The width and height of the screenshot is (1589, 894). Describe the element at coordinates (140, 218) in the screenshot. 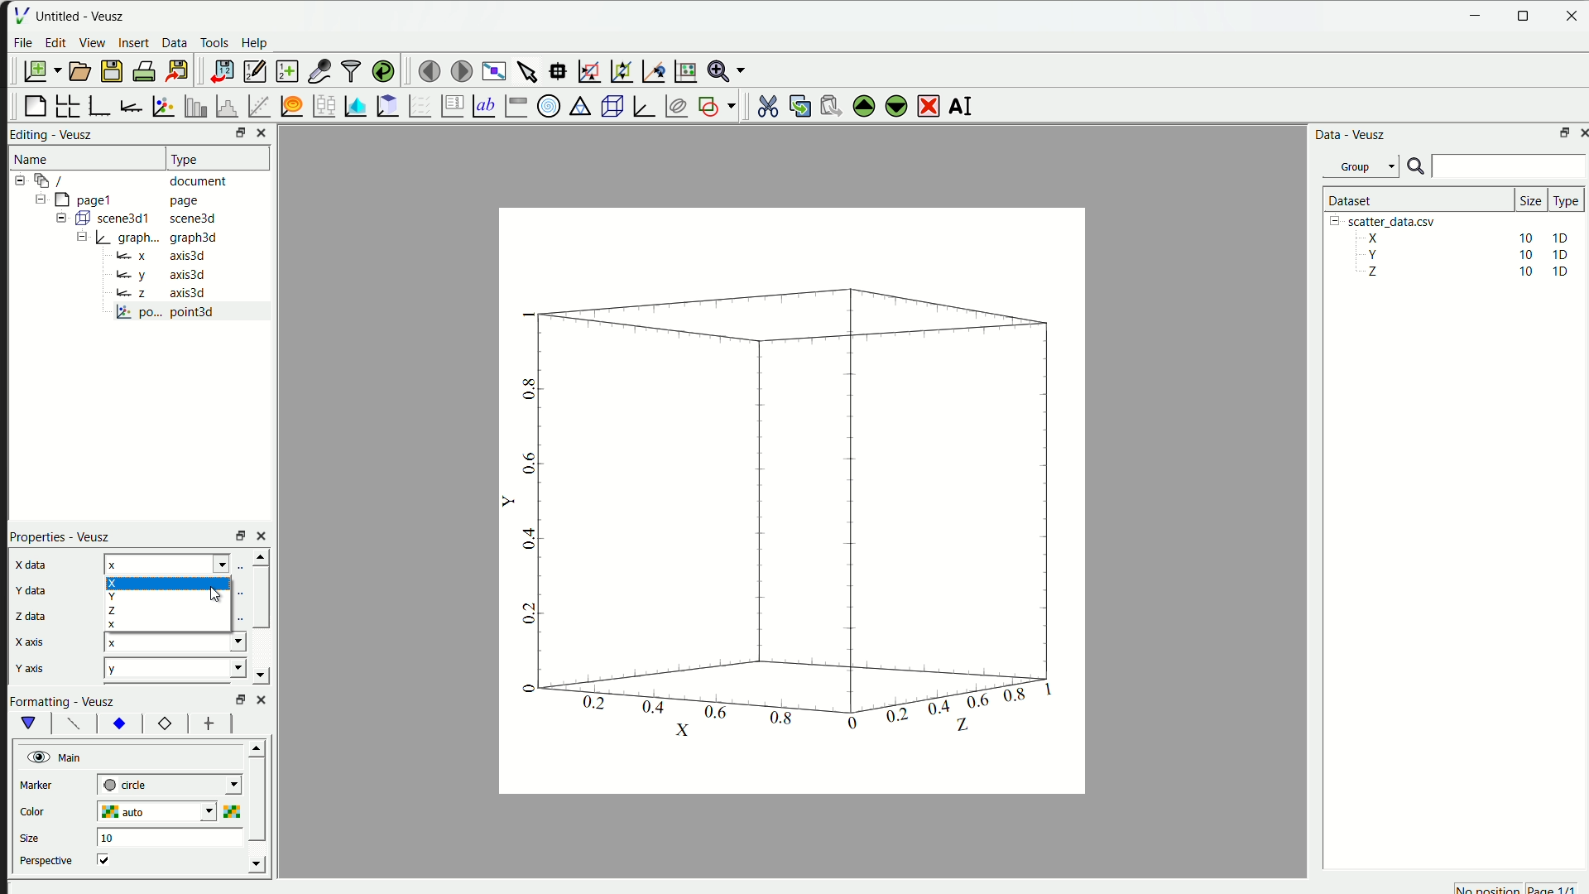

I see `= ( scene3d1  scene3d` at that location.